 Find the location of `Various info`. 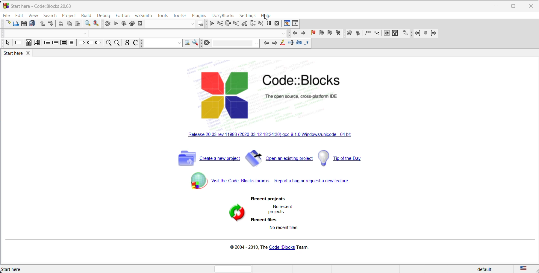

Various info is located at coordinates (296, 23).